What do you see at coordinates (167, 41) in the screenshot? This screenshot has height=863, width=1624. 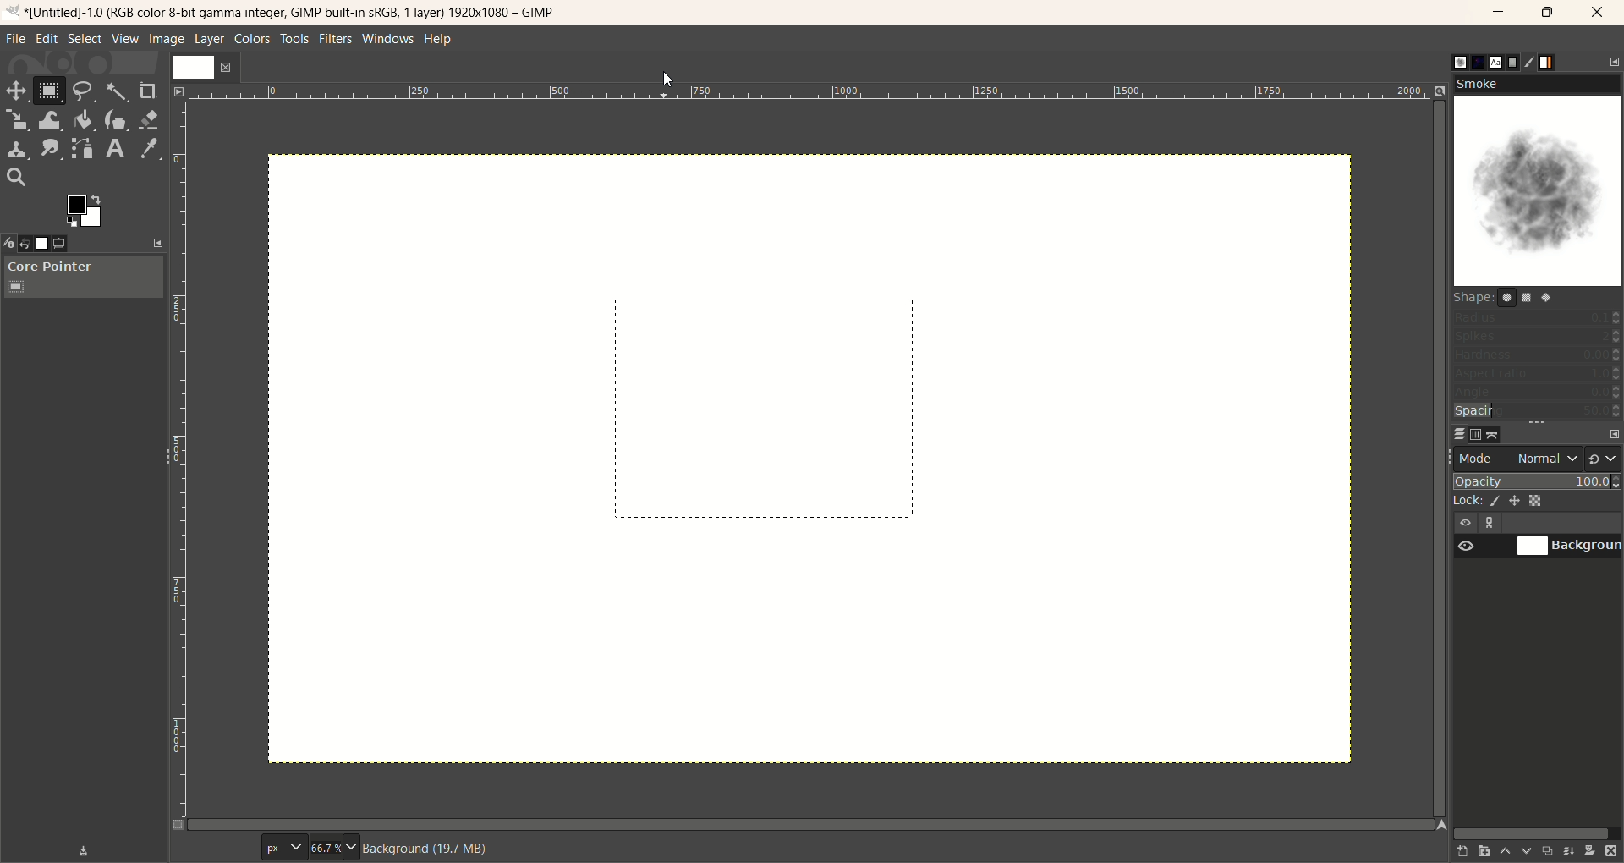 I see `image` at bounding box center [167, 41].